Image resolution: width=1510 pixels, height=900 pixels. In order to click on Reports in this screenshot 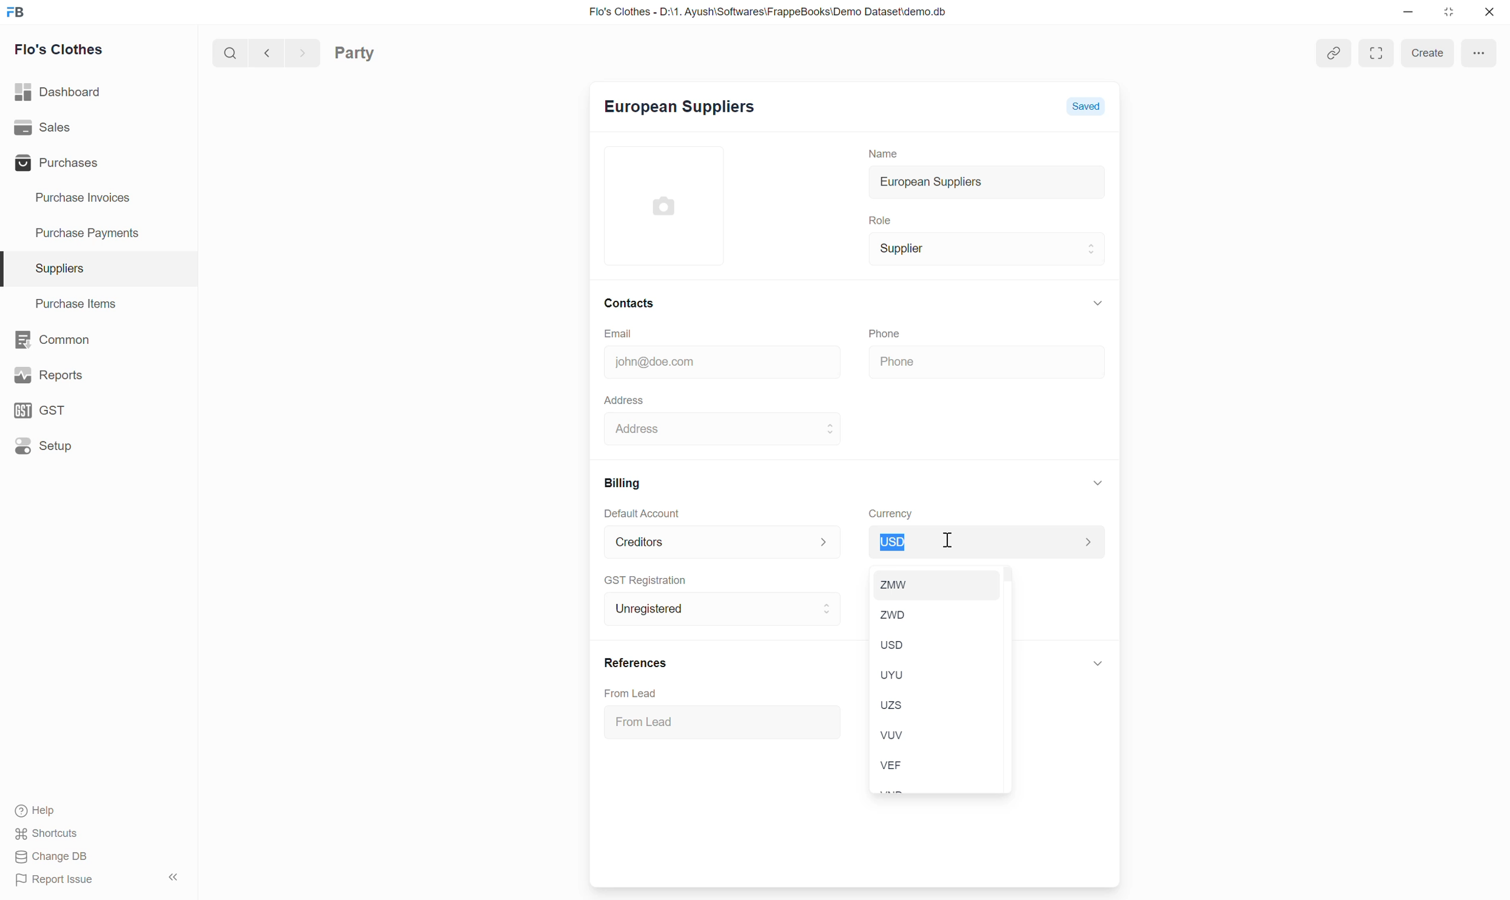, I will do `click(44, 369)`.